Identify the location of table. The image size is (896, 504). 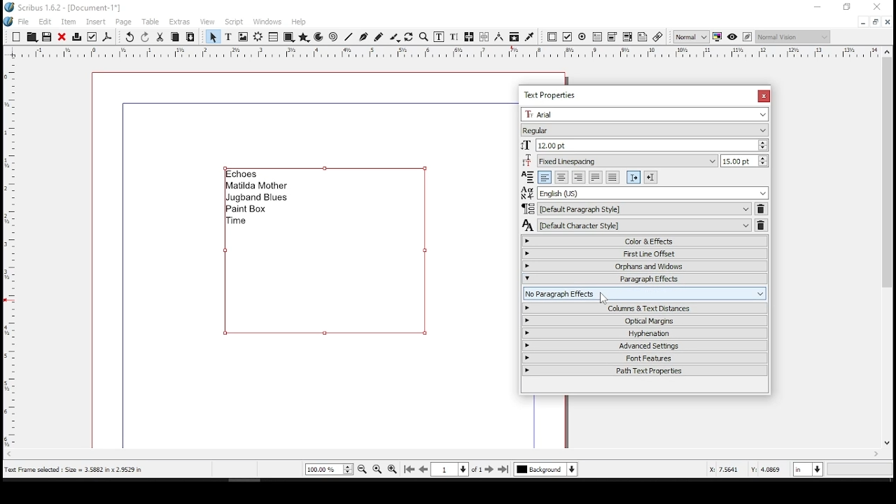
(273, 37).